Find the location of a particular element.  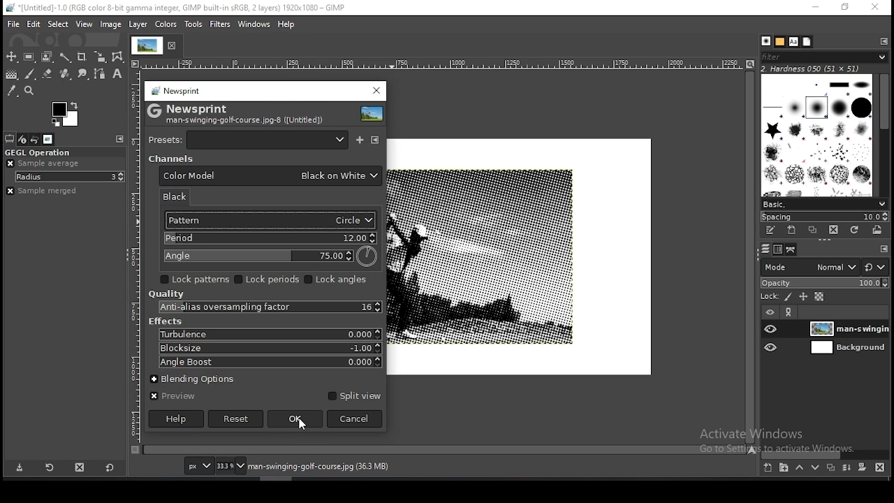

select is located at coordinates (58, 24).